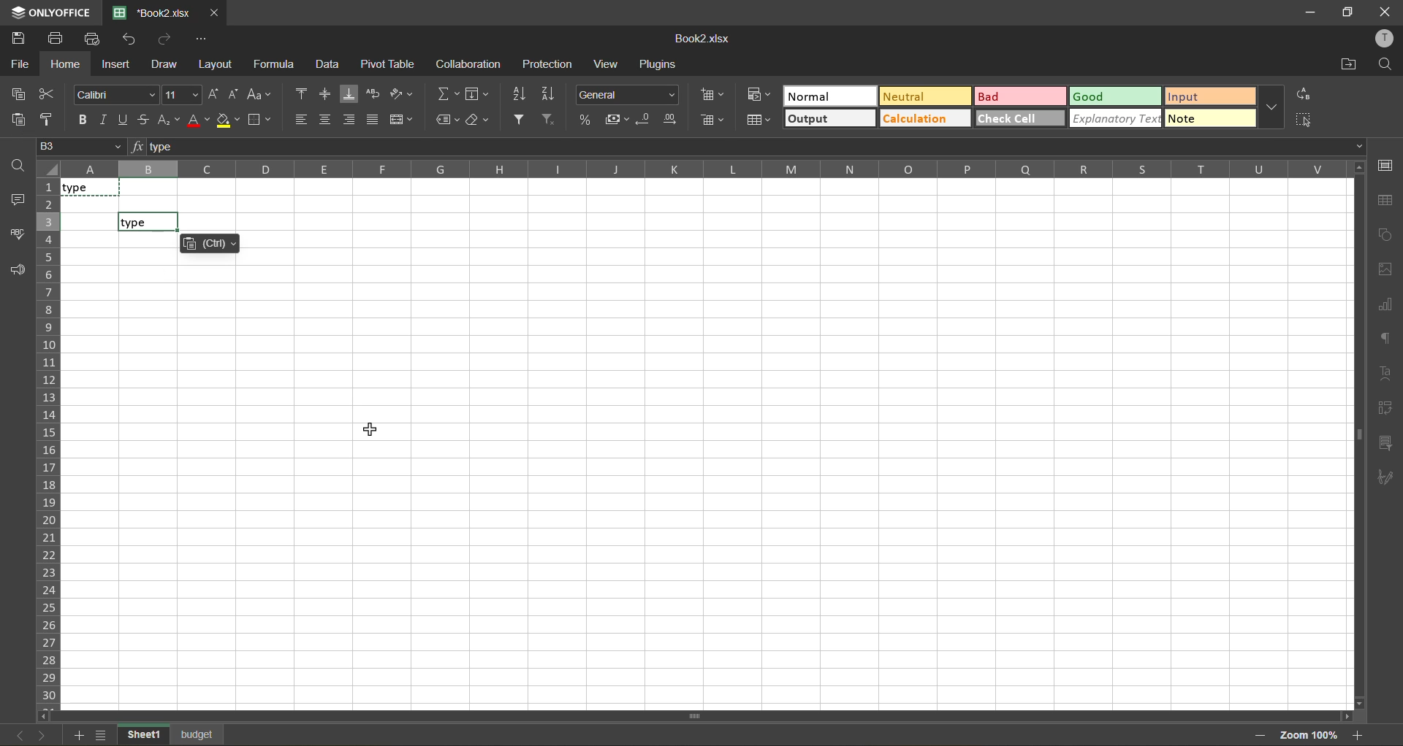 Image resolution: width=1403 pixels, height=746 pixels. Describe the element at coordinates (14, 120) in the screenshot. I see `paste` at that location.